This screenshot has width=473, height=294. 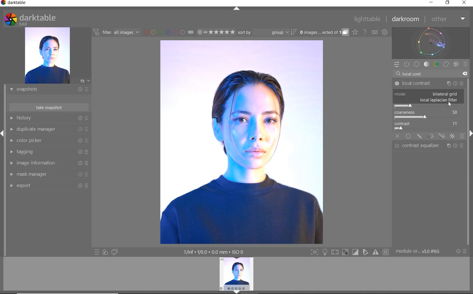 I want to click on DISPLAYED GUI INFO, so click(x=213, y=252).